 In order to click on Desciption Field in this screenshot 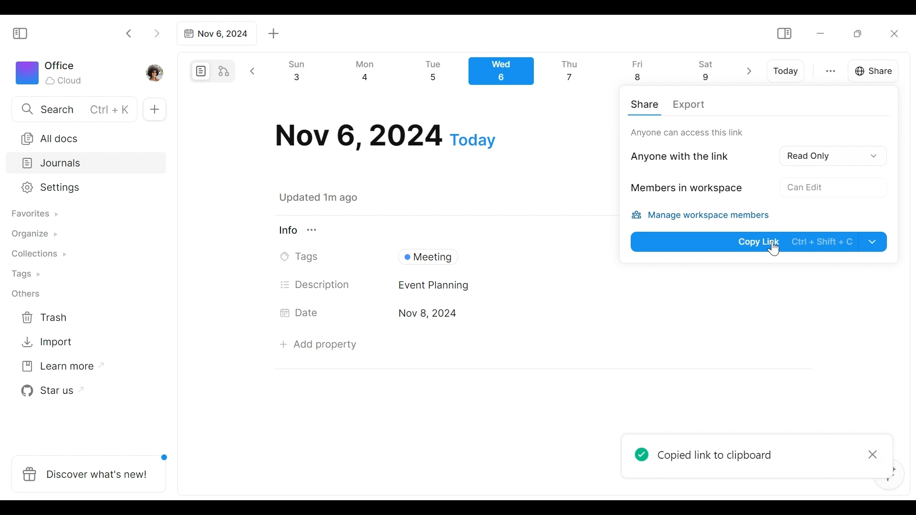, I will do `click(603, 285)`.